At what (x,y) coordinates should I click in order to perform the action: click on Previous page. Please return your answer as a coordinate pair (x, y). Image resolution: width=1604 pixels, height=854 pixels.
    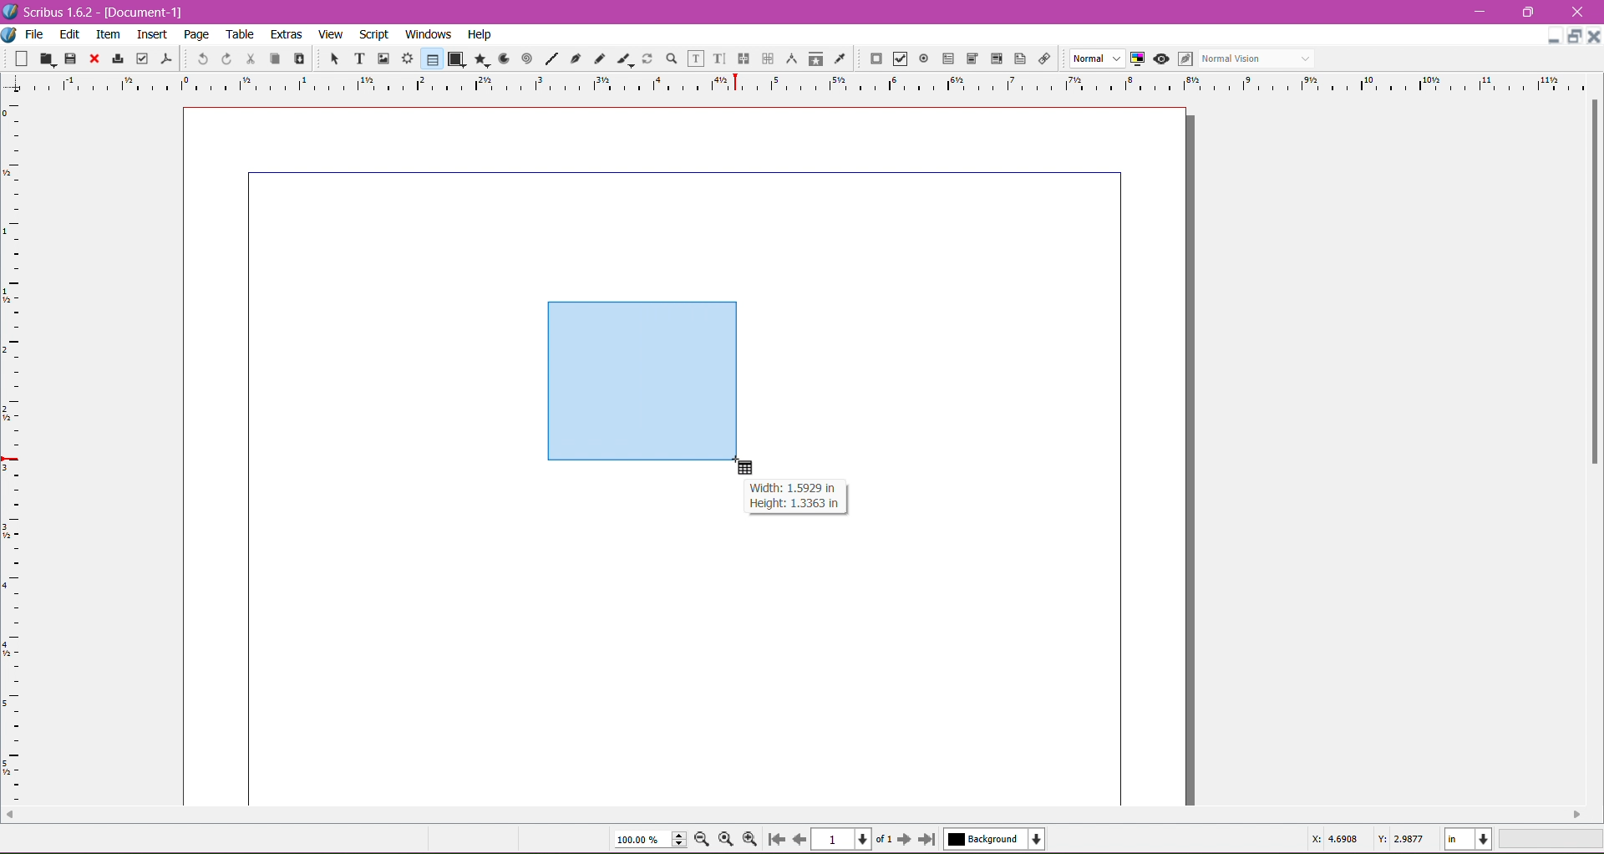
    Looking at the image, I should click on (799, 838).